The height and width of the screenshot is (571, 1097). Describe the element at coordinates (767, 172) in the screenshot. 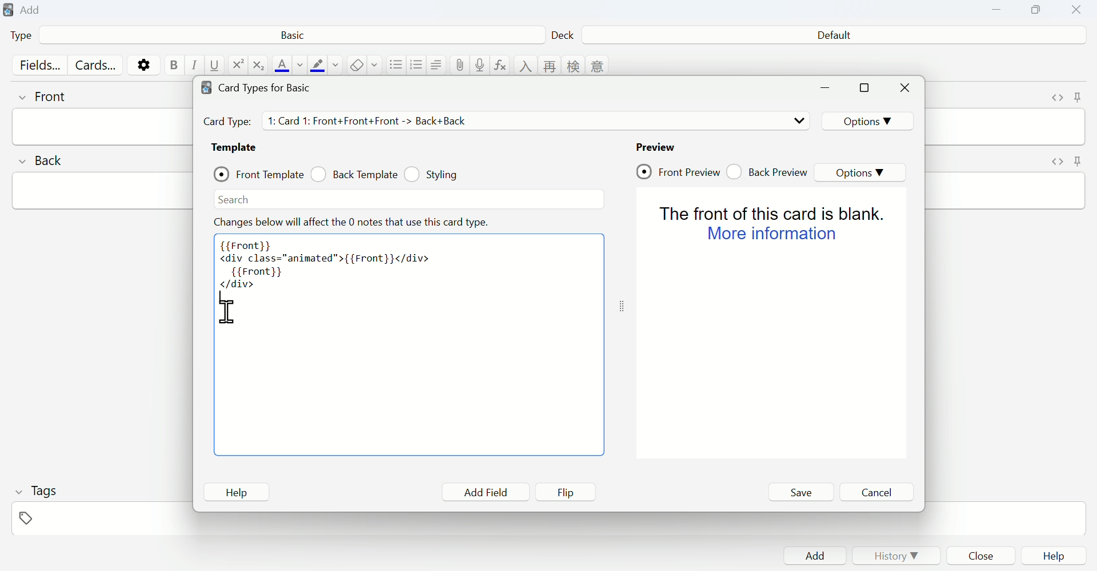

I see `Back Preview` at that location.